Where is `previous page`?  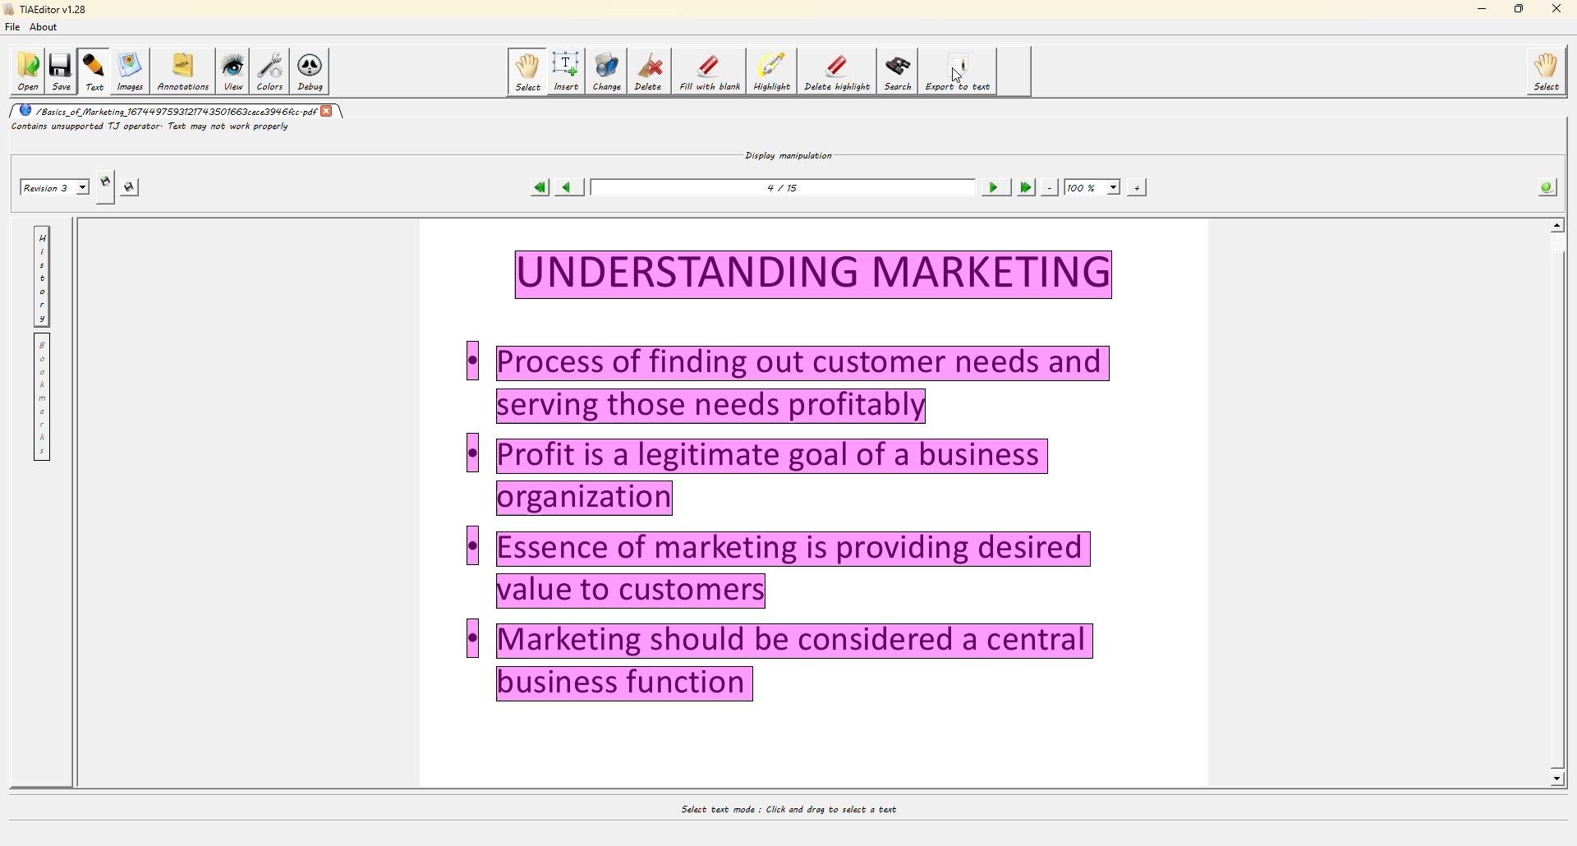 previous page is located at coordinates (568, 188).